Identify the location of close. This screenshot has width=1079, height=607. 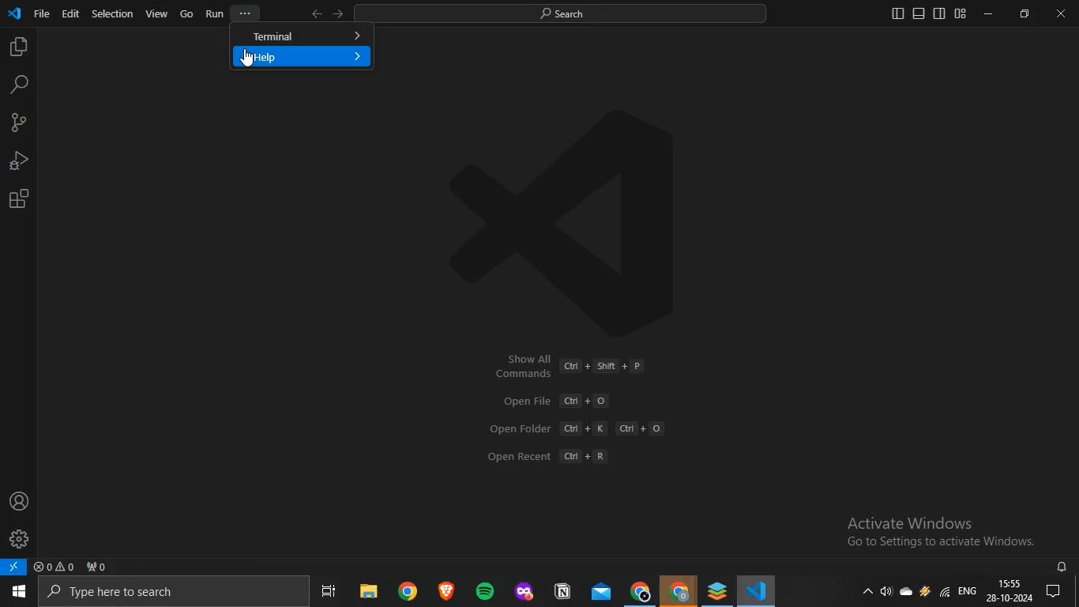
(1061, 13).